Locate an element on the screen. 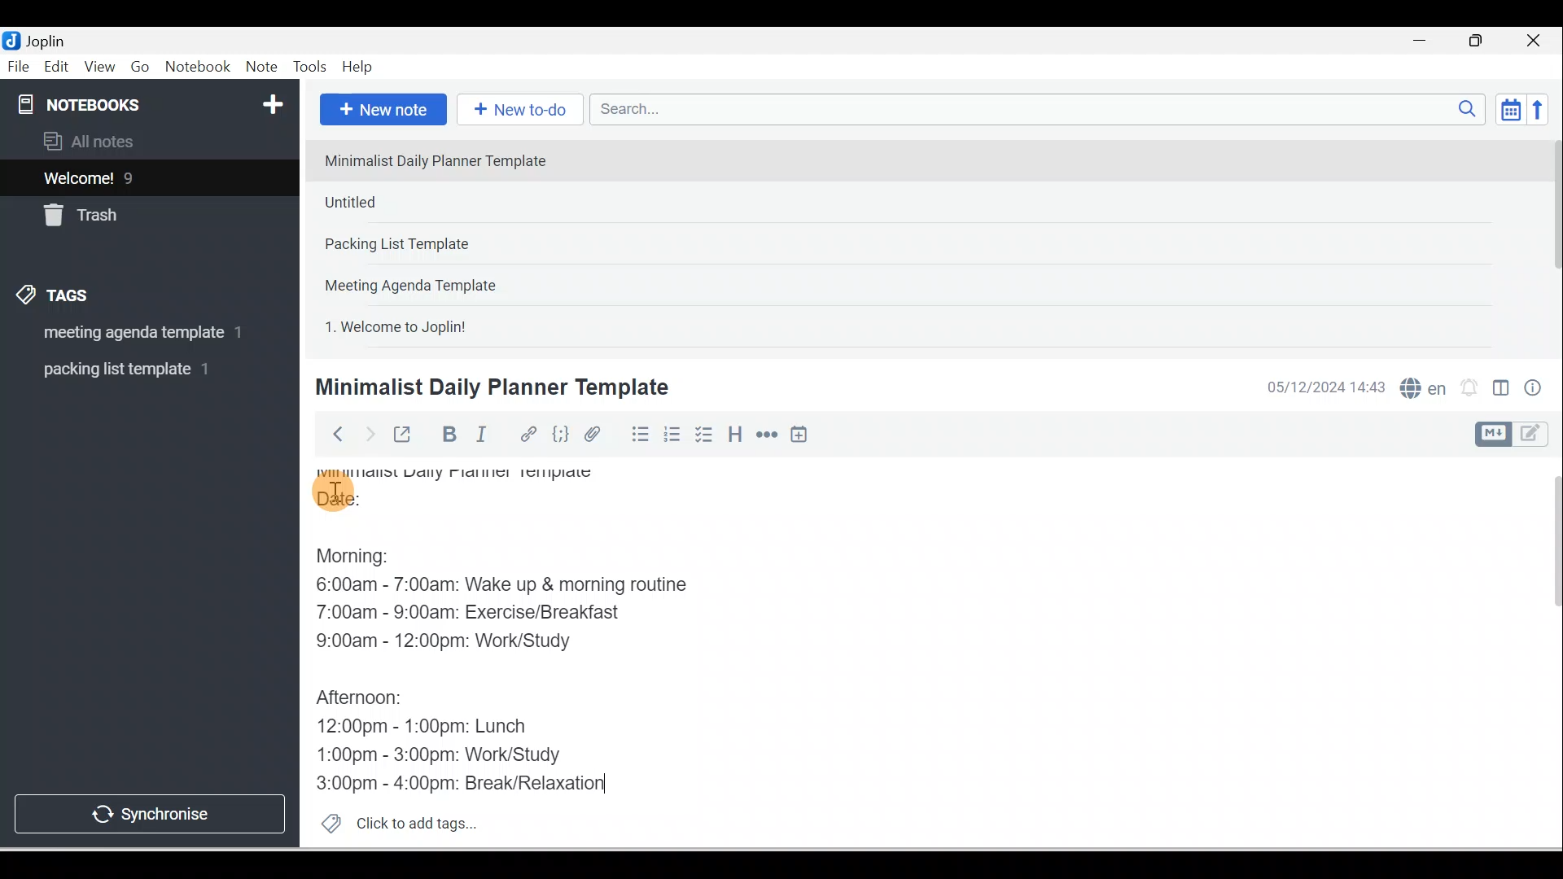 Image resolution: width=1563 pixels, height=879 pixels. Tag 1 is located at coordinates (128, 334).